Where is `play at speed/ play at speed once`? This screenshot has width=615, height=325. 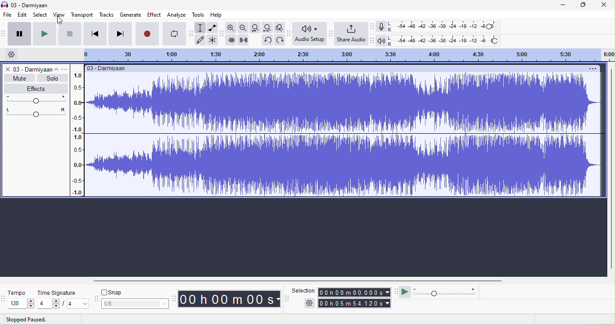
play at speed/ play at speed once is located at coordinates (406, 291).